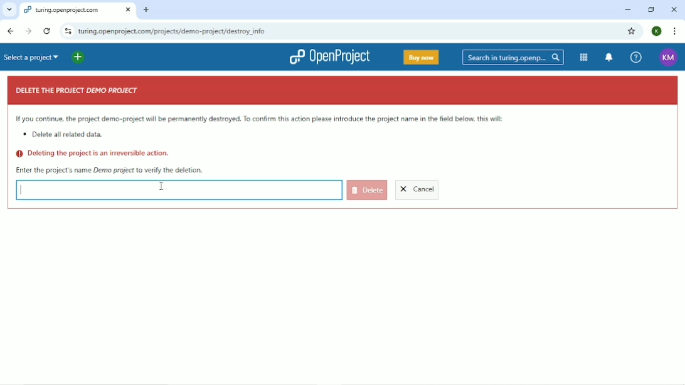 The image size is (685, 385). What do you see at coordinates (77, 11) in the screenshot?
I see `turing.openproject.com` at bounding box center [77, 11].